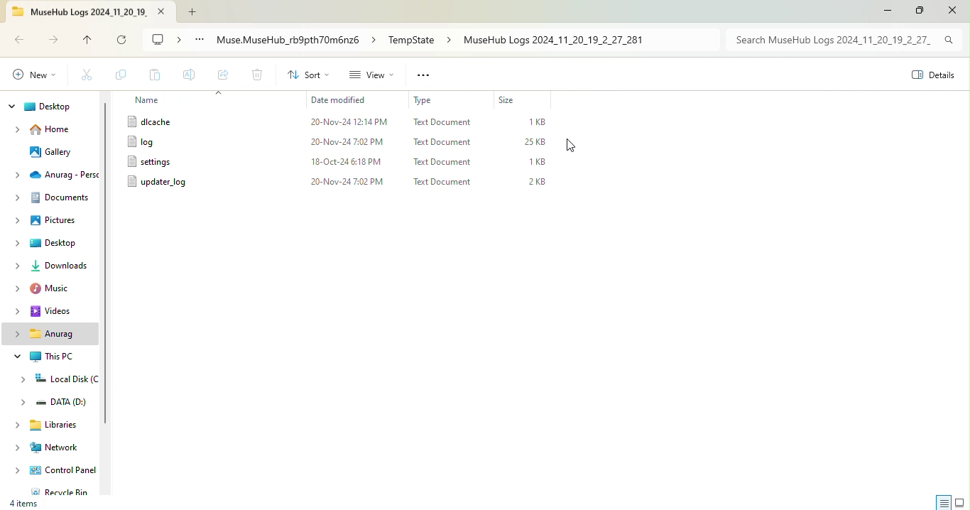  I want to click on See more, so click(199, 38).